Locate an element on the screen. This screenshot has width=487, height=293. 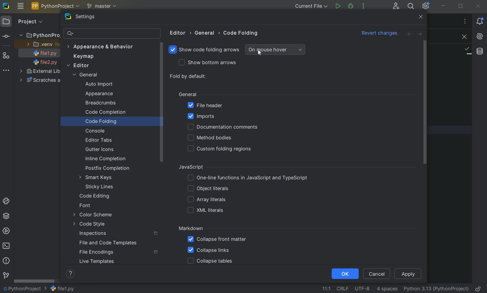
APPEARANCE & BEHAVIOR is located at coordinates (100, 47).